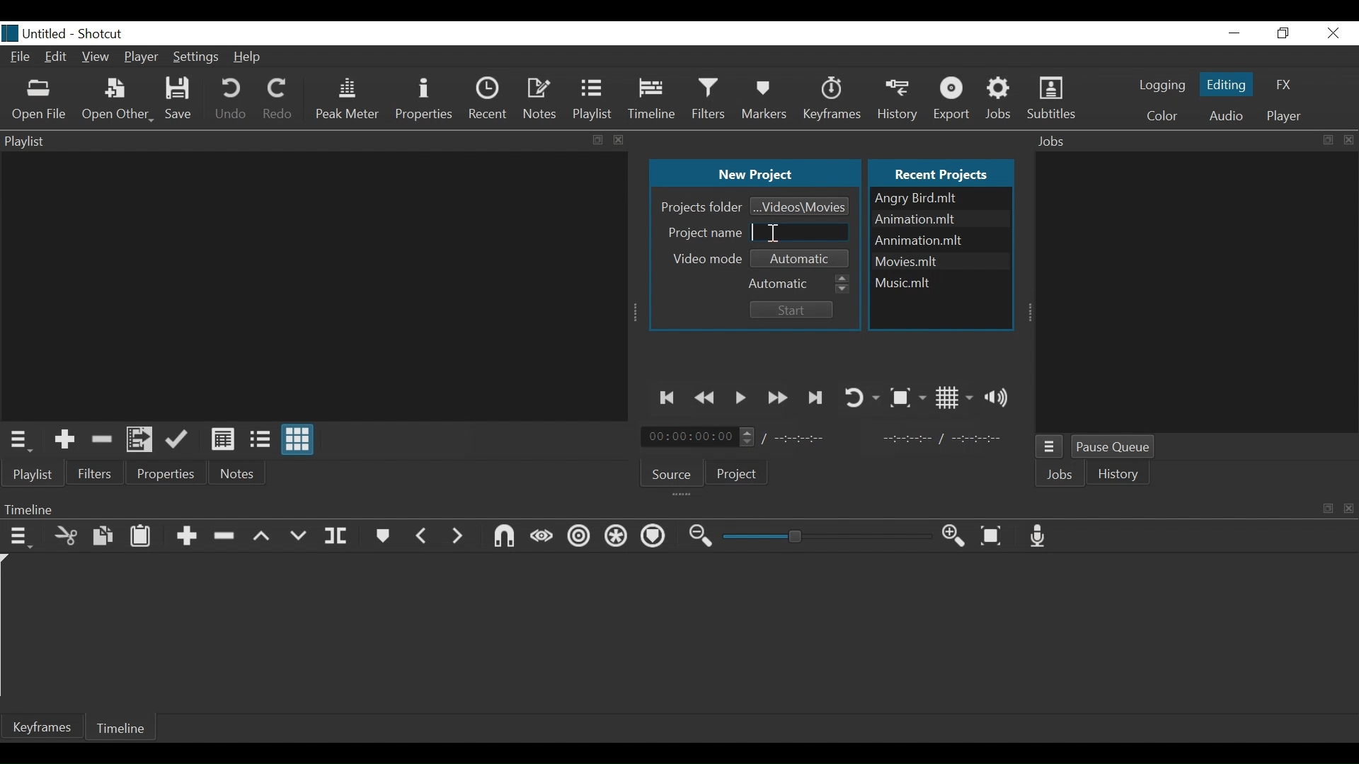  I want to click on Jobs, so click(1003, 98).